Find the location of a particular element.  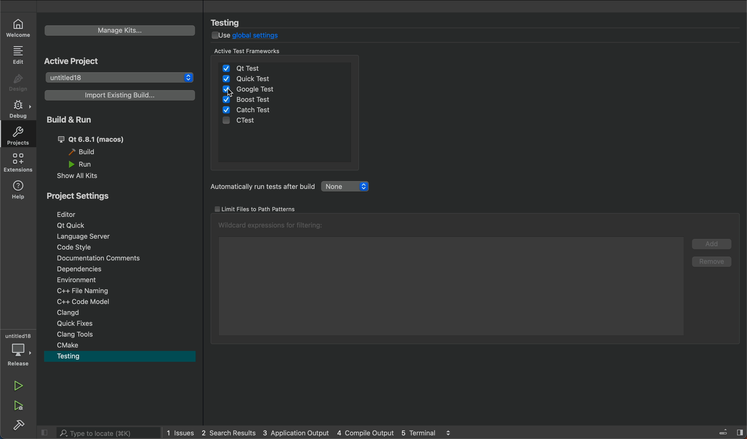

add is located at coordinates (709, 246).